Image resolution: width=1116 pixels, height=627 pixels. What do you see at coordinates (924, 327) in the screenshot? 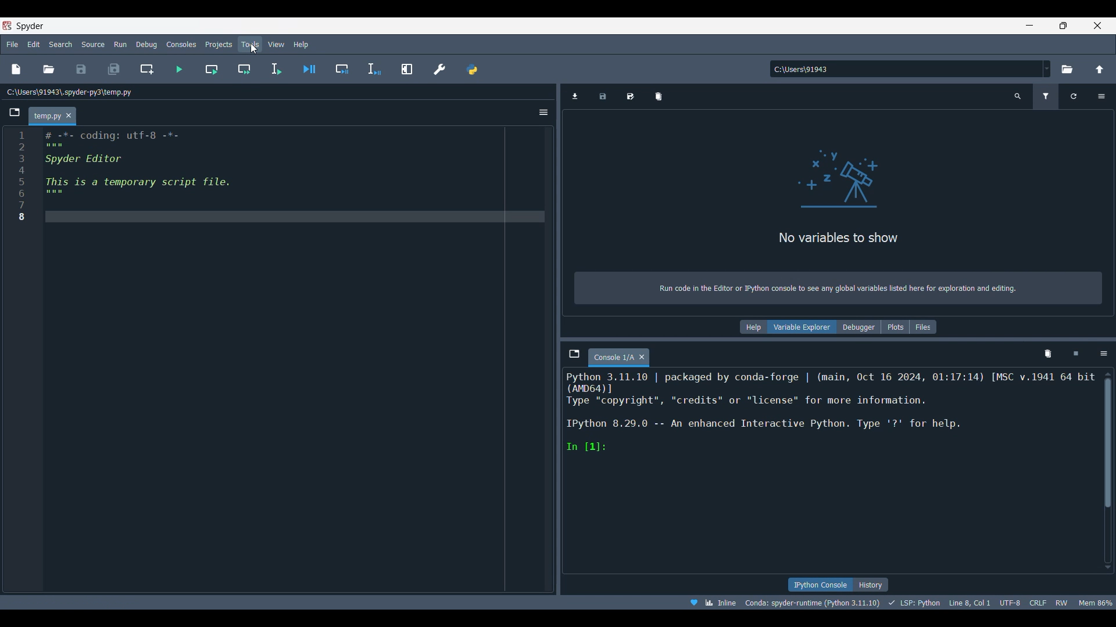
I see `Files` at bounding box center [924, 327].